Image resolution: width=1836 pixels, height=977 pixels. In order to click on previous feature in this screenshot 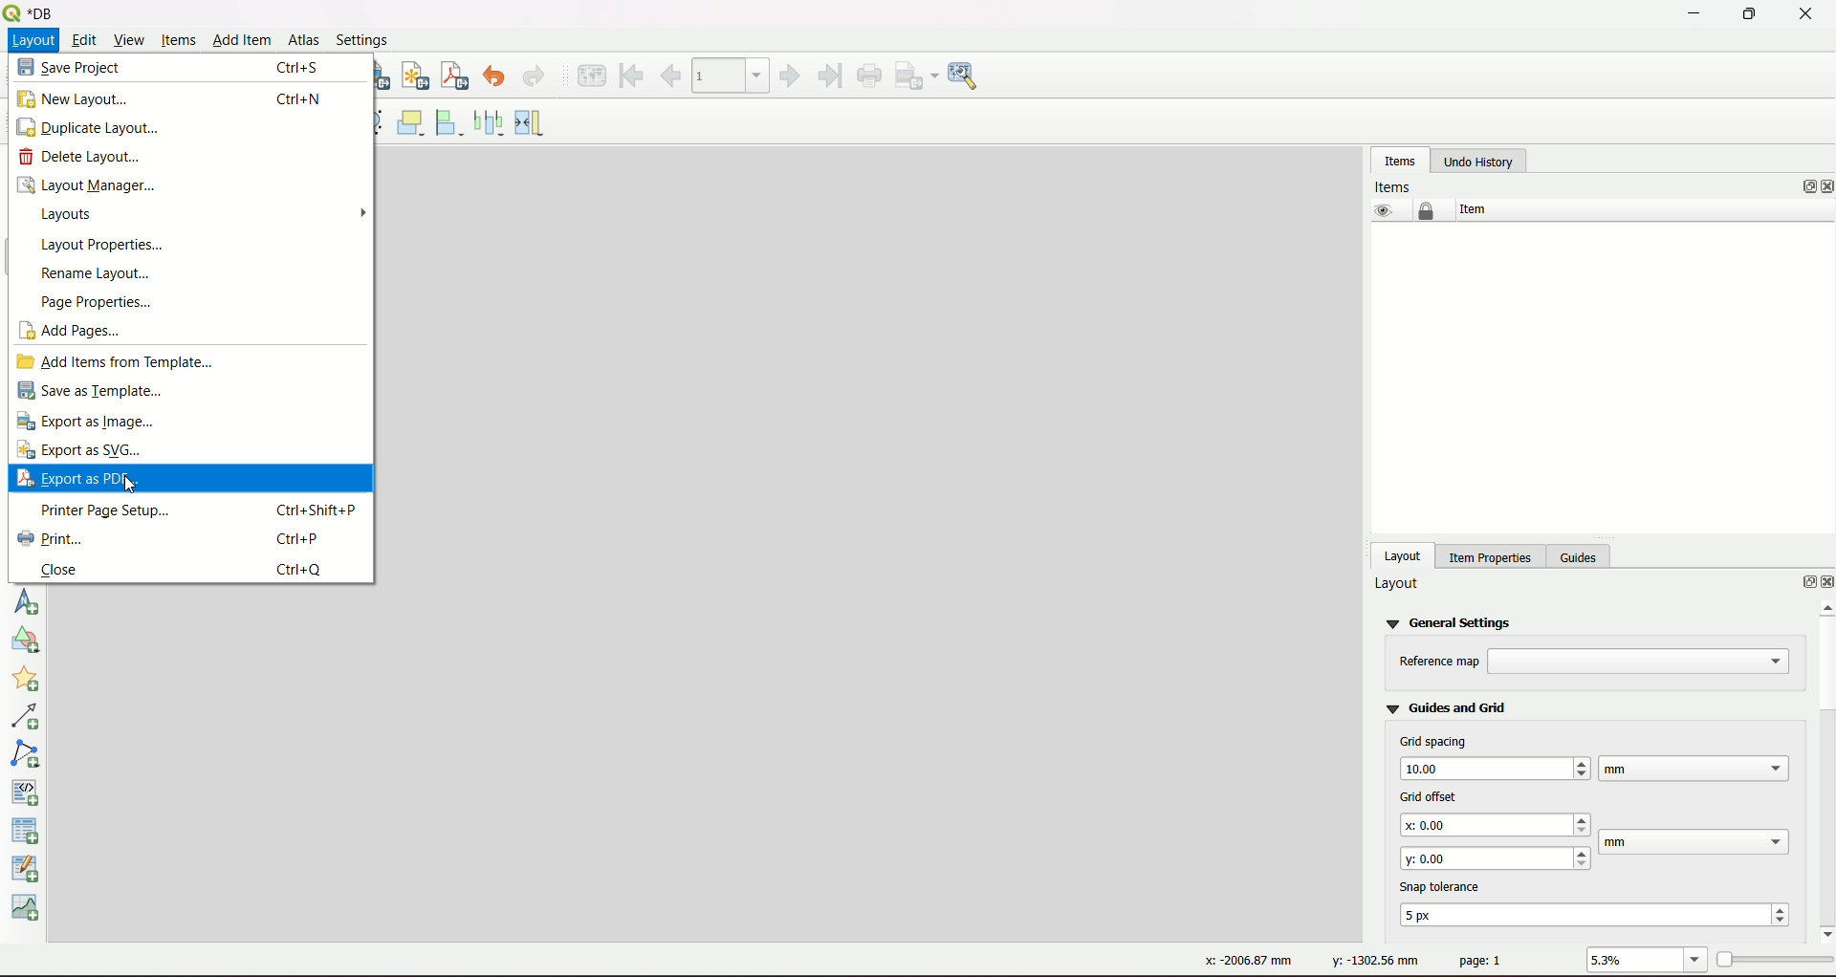, I will do `click(672, 76)`.